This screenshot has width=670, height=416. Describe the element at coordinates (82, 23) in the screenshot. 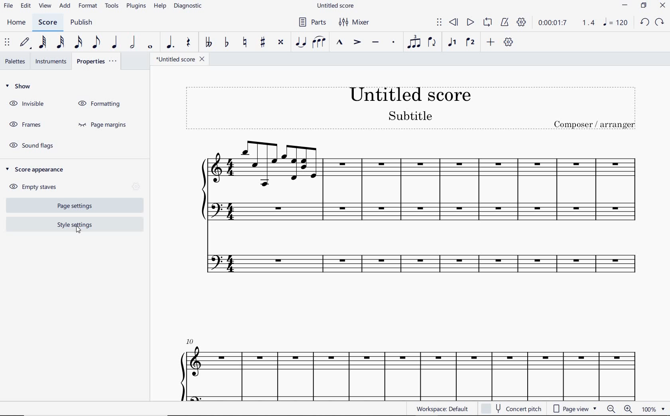

I see `PUBLISH` at that location.